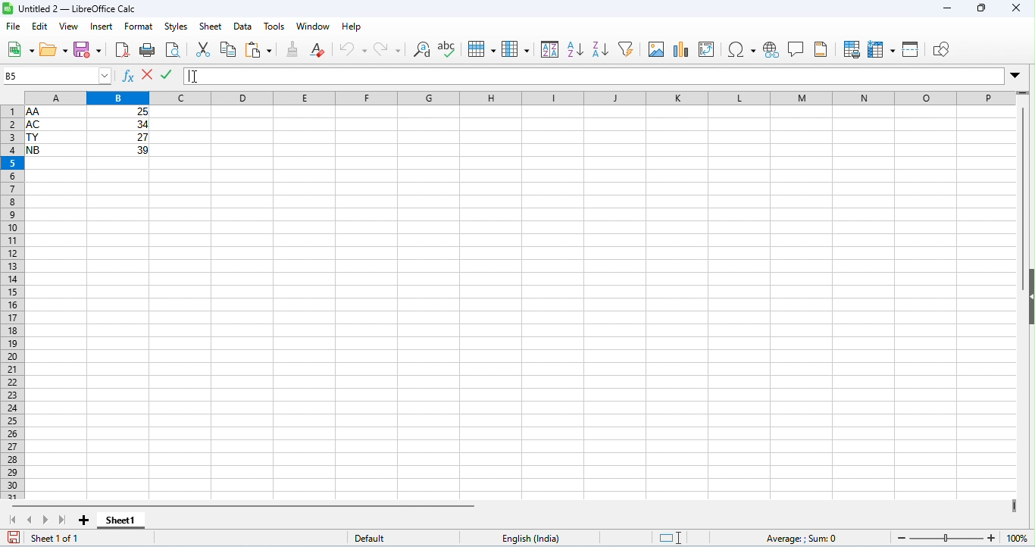  What do you see at coordinates (1015, 505) in the screenshot?
I see `drag to view next columns` at bounding box center [1015, 505].